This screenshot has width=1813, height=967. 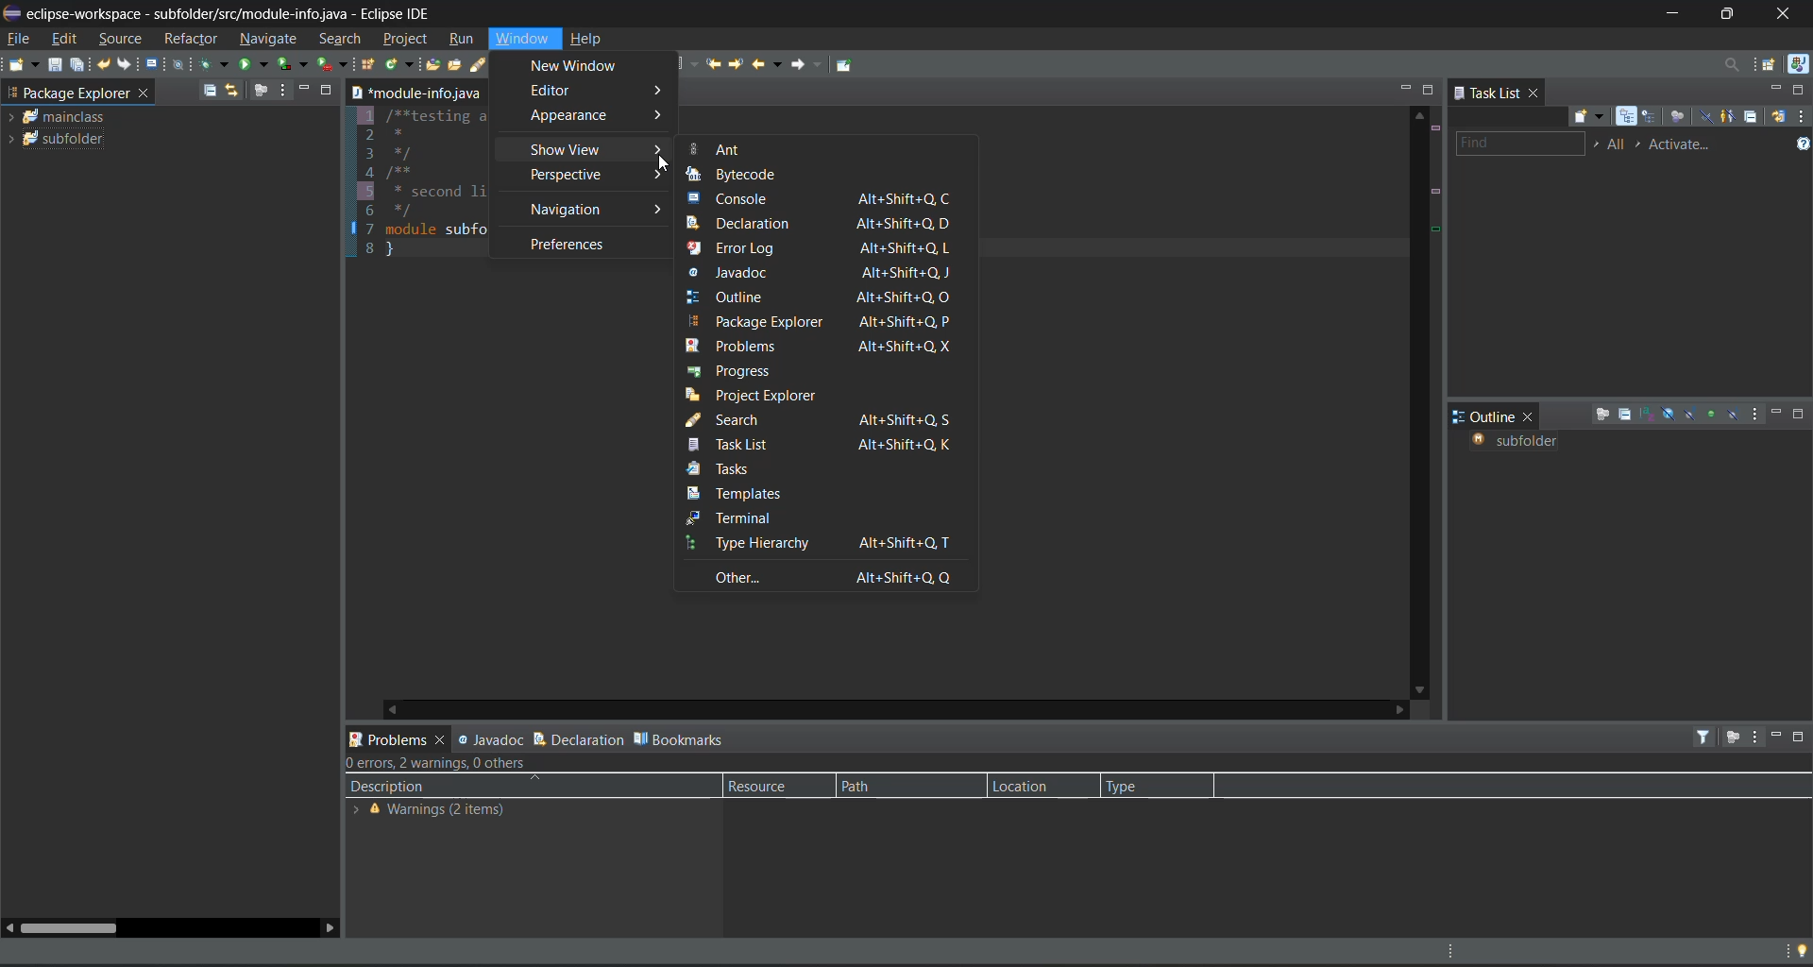 I want to click on other, so click(x=833, y=577).